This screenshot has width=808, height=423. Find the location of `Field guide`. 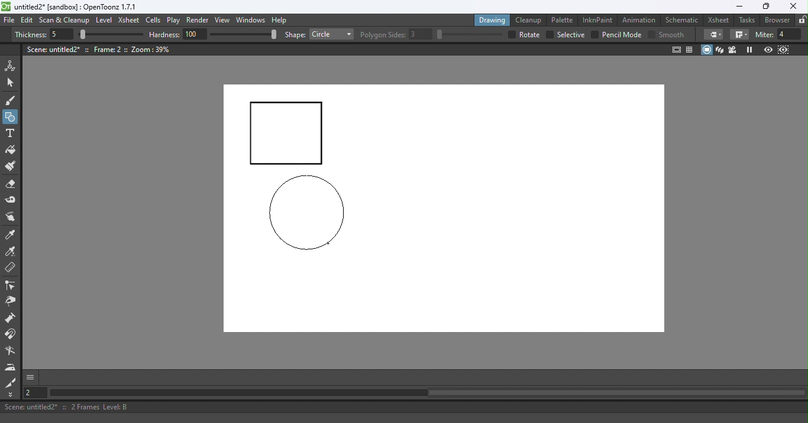

Field guide is located at coordinates (691, 49).